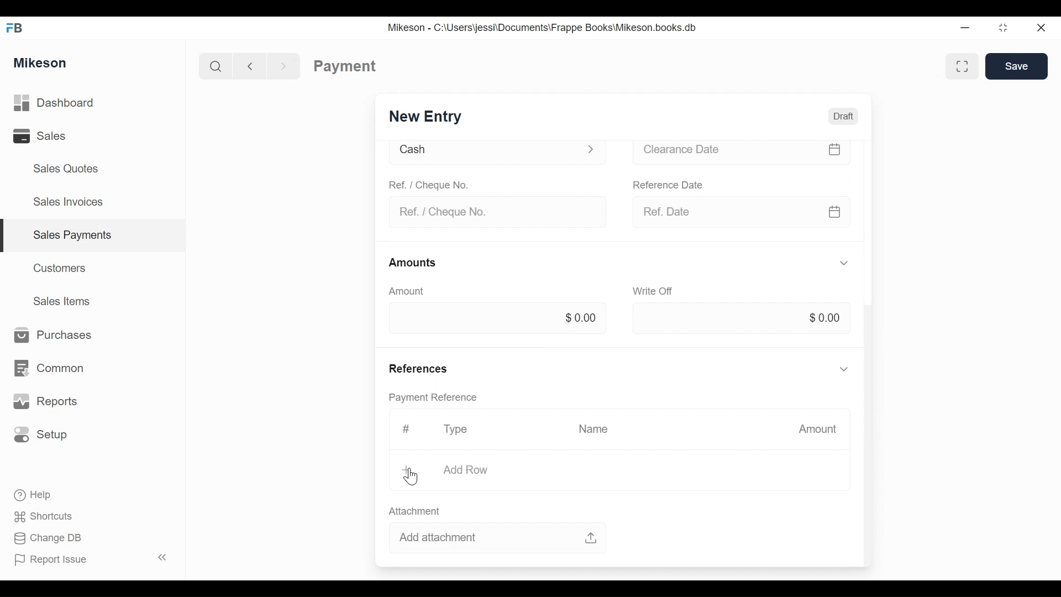 This screenshot has width=1061, height=597. Describe the element at coordinates (423, 368) in the screenshot. I see `References` at that location.